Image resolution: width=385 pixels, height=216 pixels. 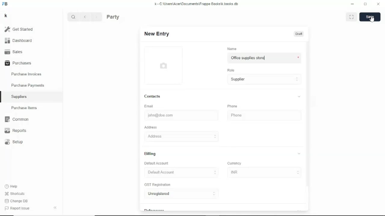 What do you see at coordinates (352, 4) in the screenshot?
I see `Minimize` at bounding box center [352, 4].